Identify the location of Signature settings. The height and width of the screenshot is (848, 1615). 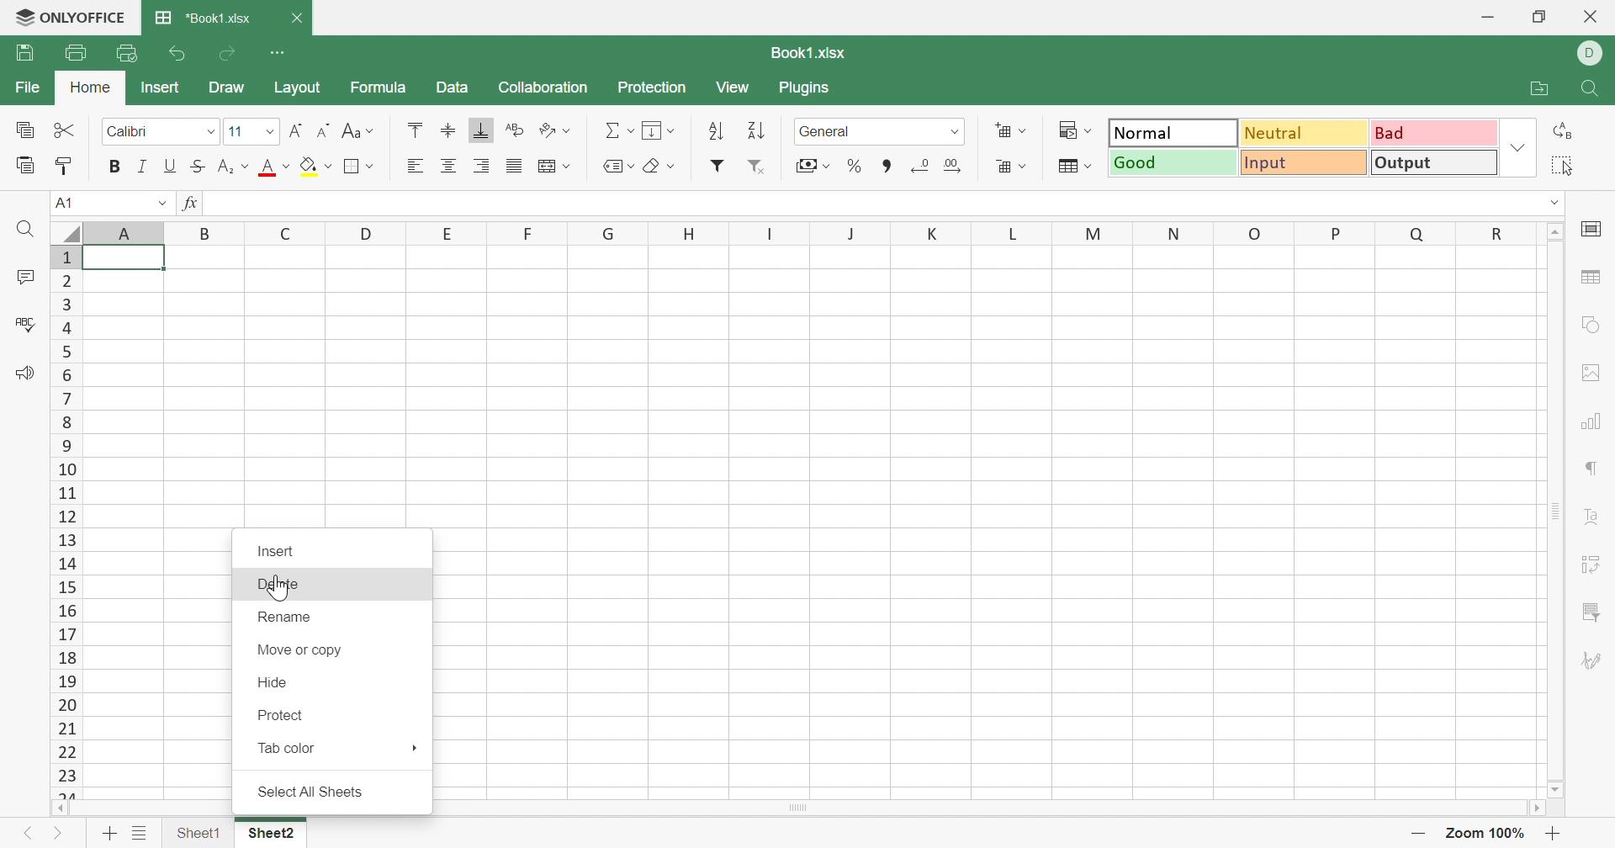
(1592, 659).